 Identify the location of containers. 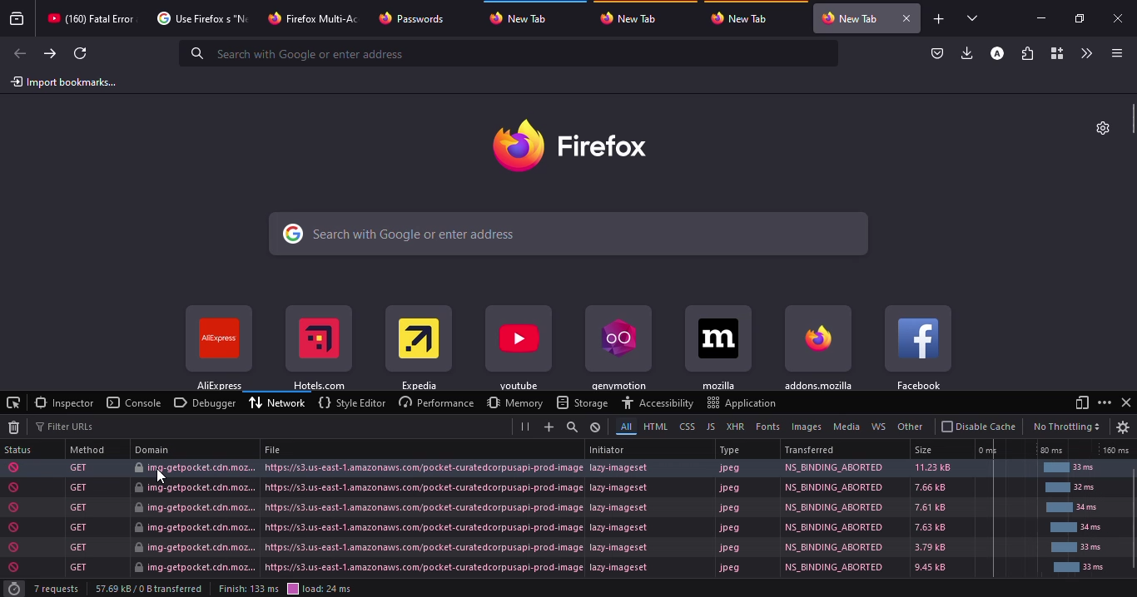
(1055, 52).